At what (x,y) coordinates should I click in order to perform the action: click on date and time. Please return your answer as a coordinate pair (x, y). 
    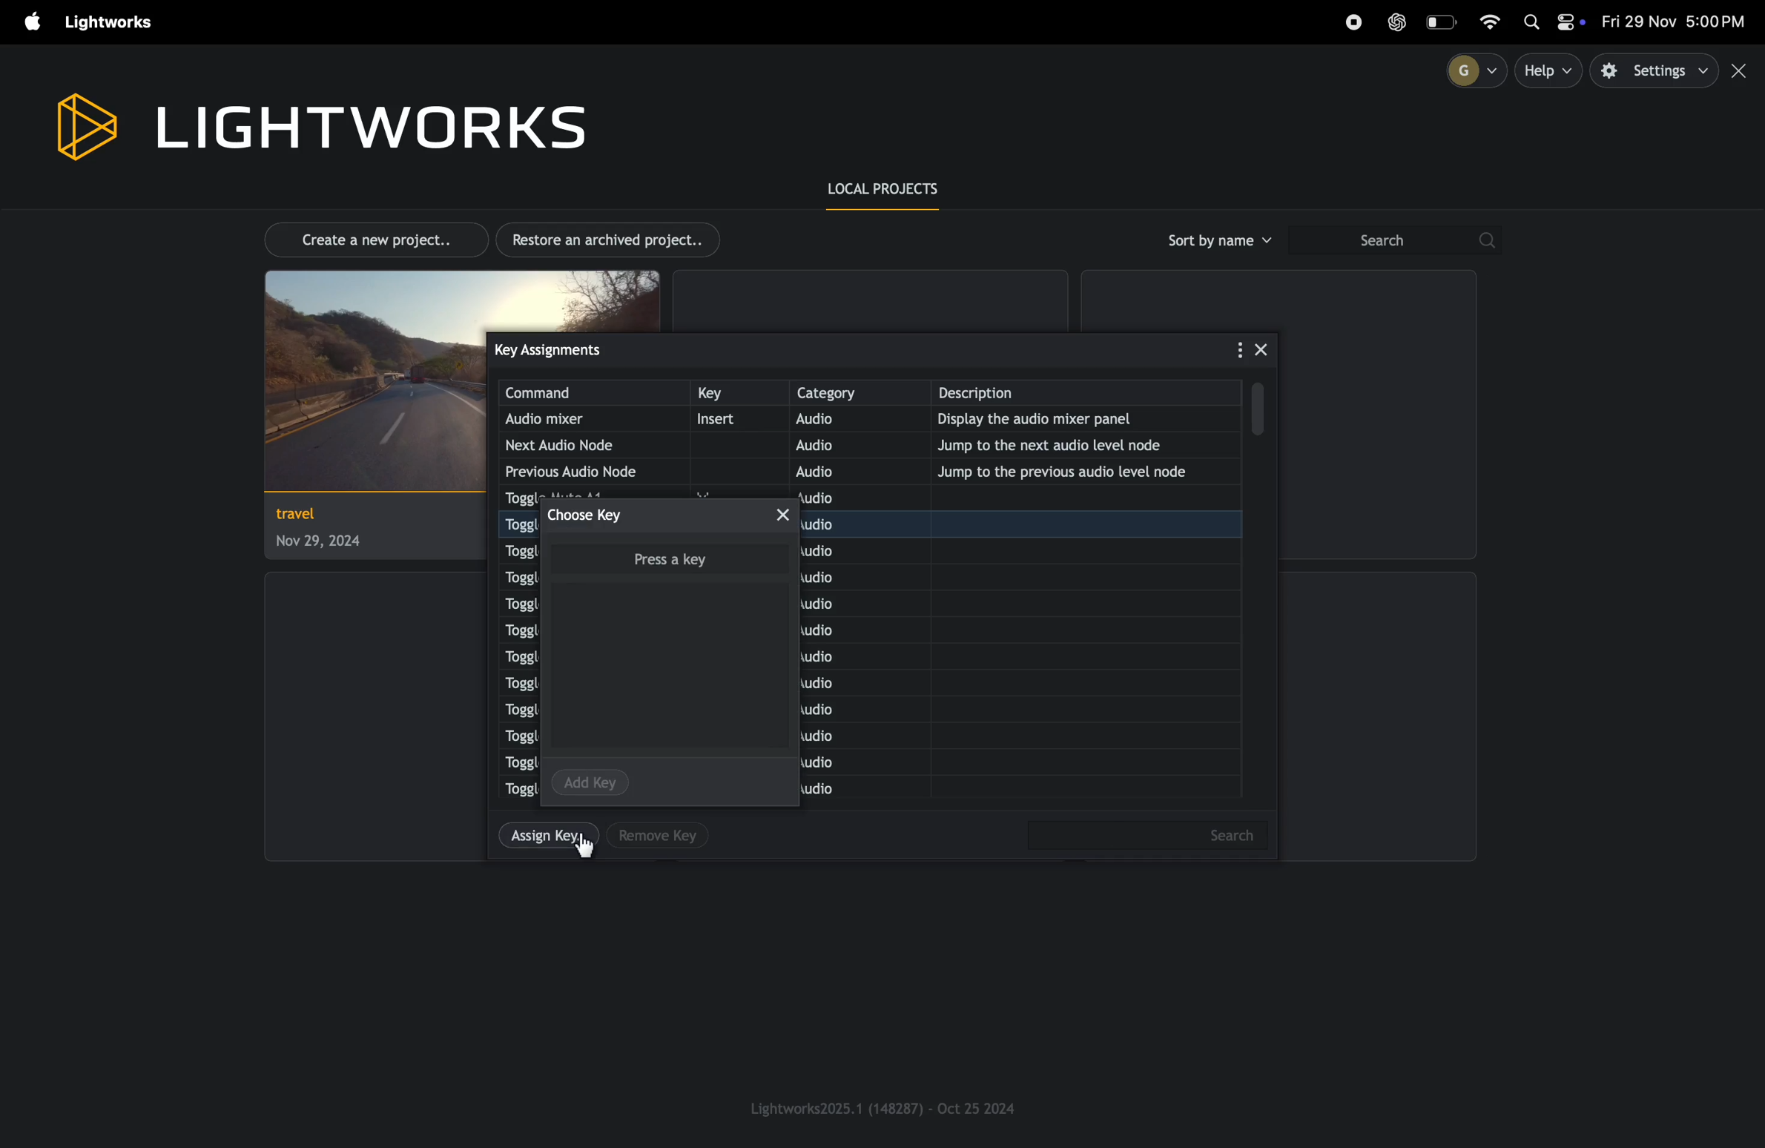
    Looking at the image, I should click on (1676, 22).